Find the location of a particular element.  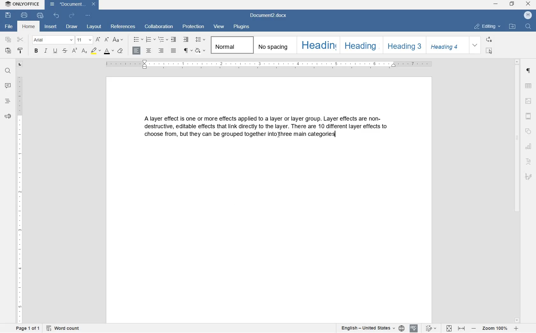

heading  is located at coordinates (7, 101).